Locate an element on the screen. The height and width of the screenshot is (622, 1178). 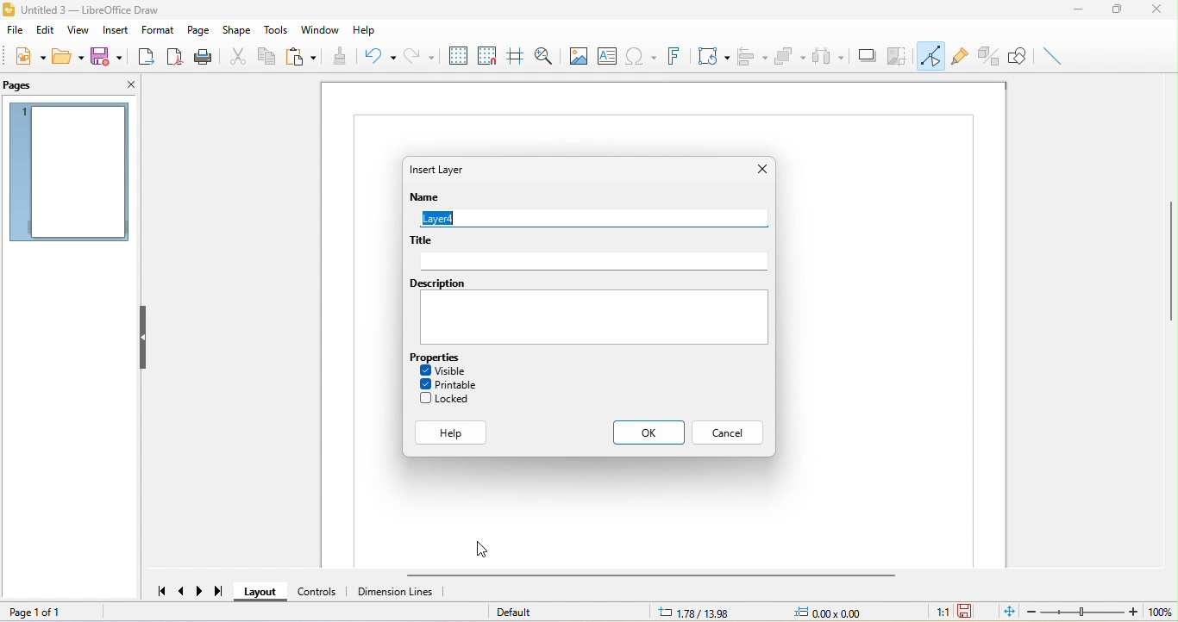
undo is located at coordinates (376, 55).